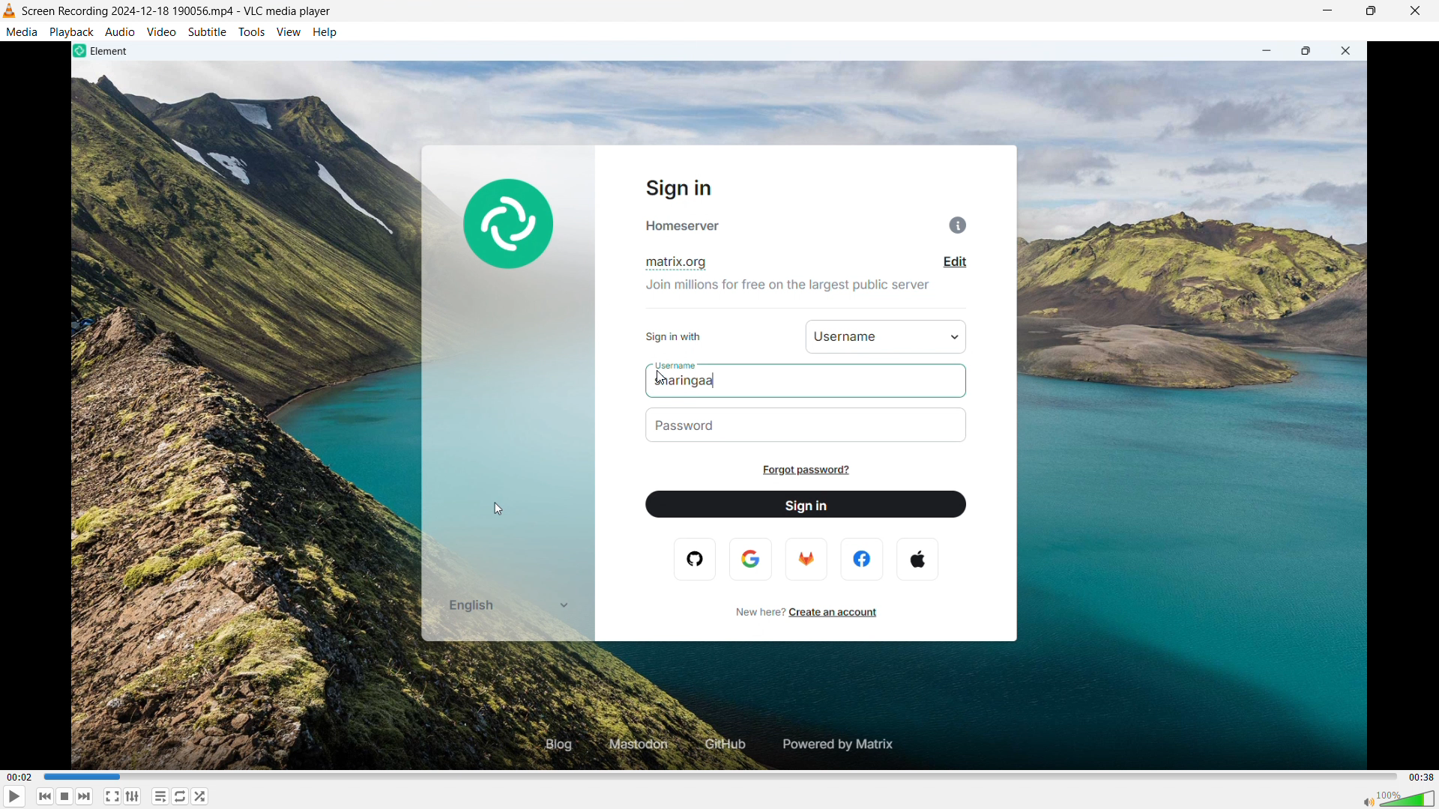  What do you see at coordinates (116, 52) in the screenshot?
I see `element` at bounding box center [116, 52].